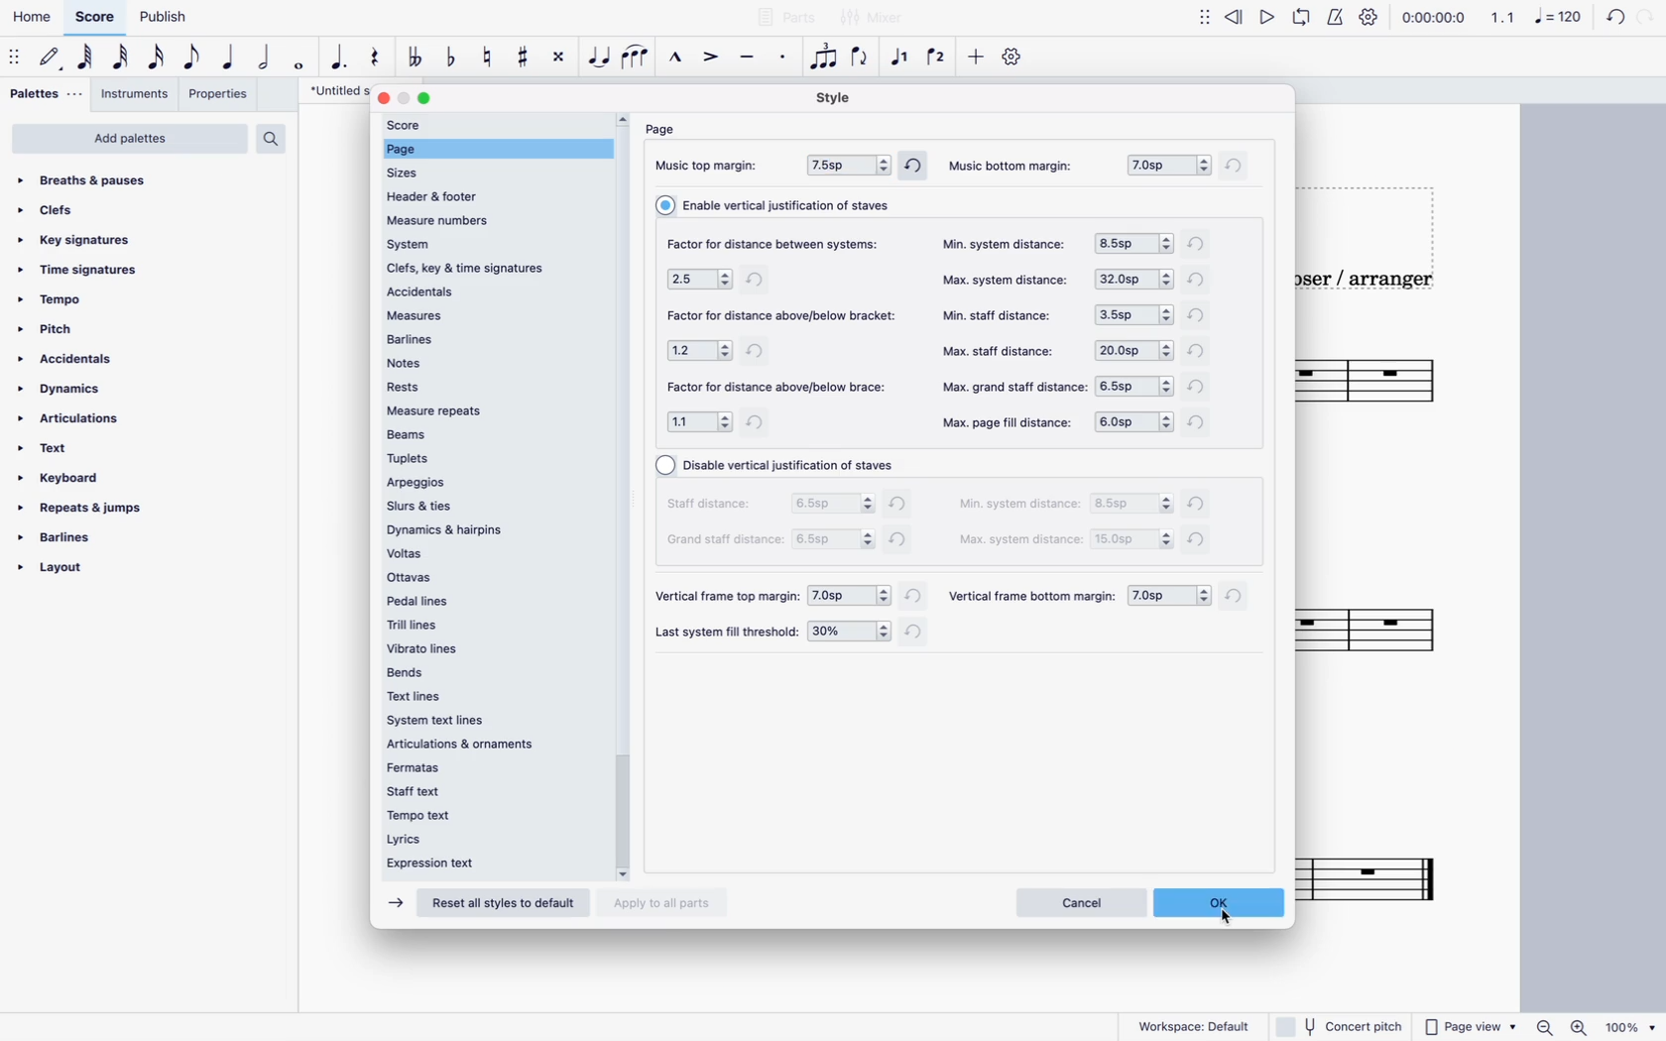  I want to click on score, so click(1386, 629).